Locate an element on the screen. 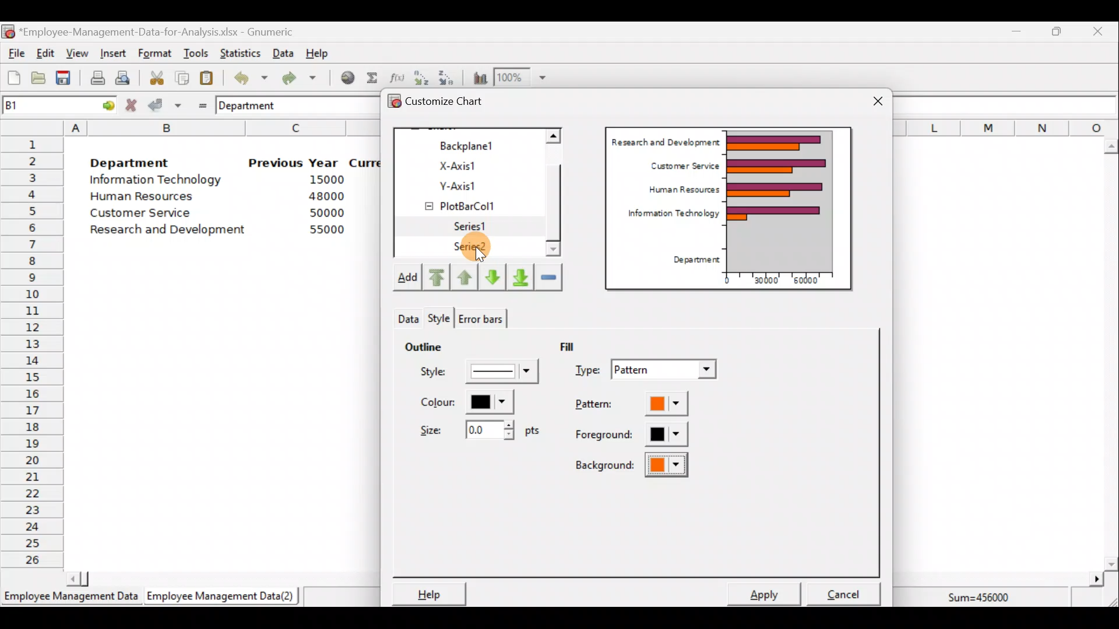 This screenshot has width=1119, height=629. Minimize is located at coordinates (1014, 34).